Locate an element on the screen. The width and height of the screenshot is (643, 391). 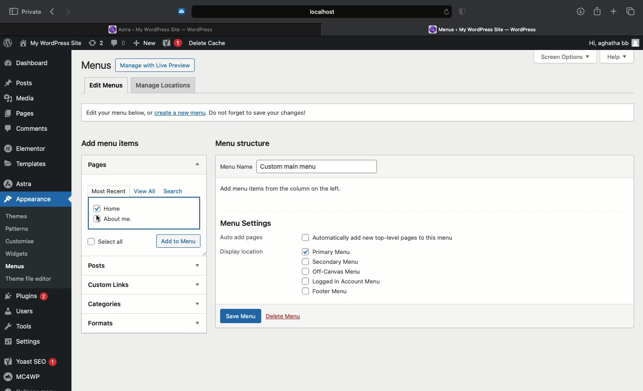
Secondary menu is located at coordinates (342, 262).